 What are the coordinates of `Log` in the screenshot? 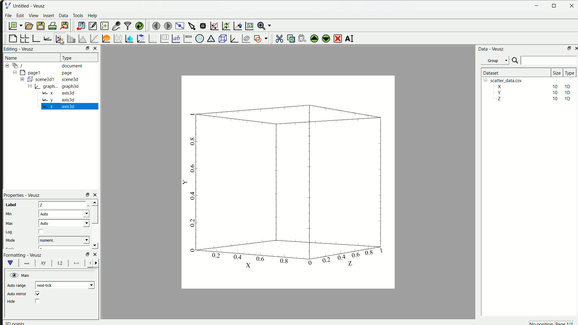 It's located at (8, 232).